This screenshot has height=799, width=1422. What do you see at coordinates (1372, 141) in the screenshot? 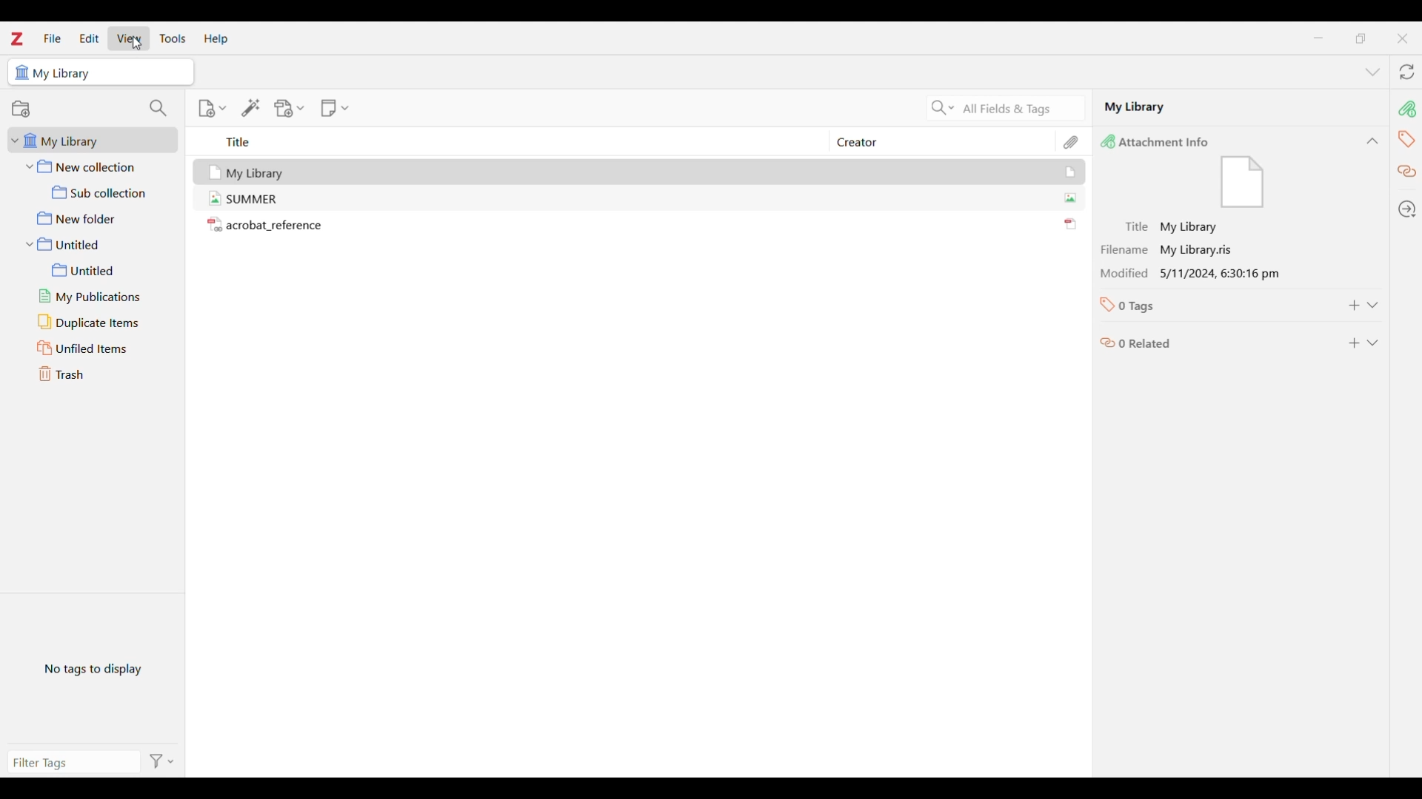
I see `Collapse` at bounding box center [1372, 141].